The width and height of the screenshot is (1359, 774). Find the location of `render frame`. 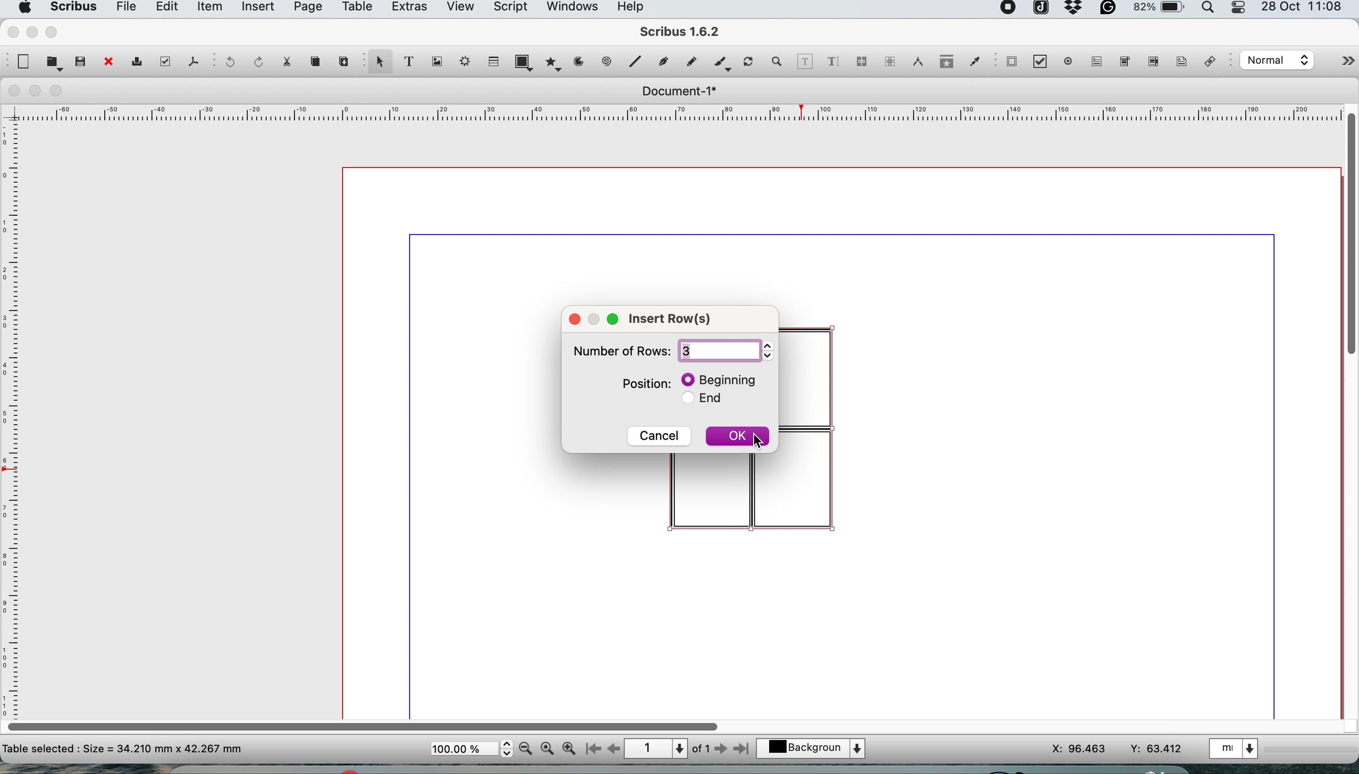

render frame is located at coordinates (462, 61).